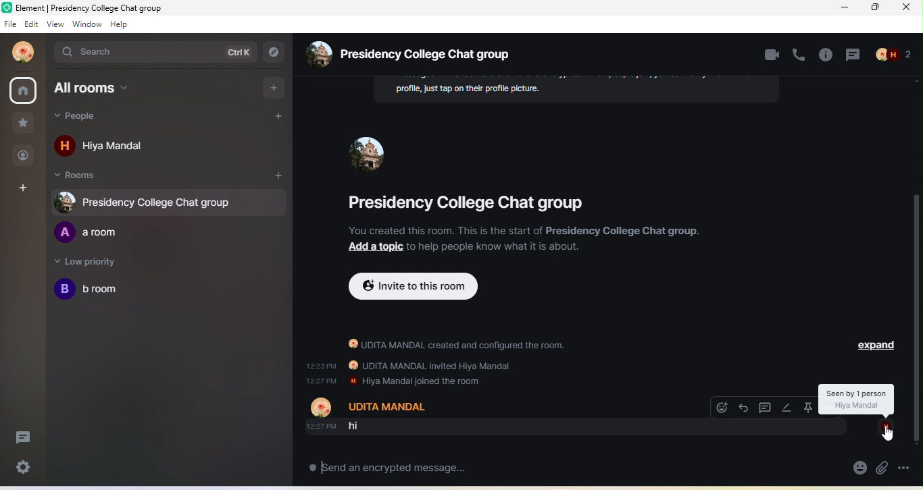  What do you see at coordinates (368, 248) in the screenshot?
I see `Add a topic` at bounding box center [368, 248].